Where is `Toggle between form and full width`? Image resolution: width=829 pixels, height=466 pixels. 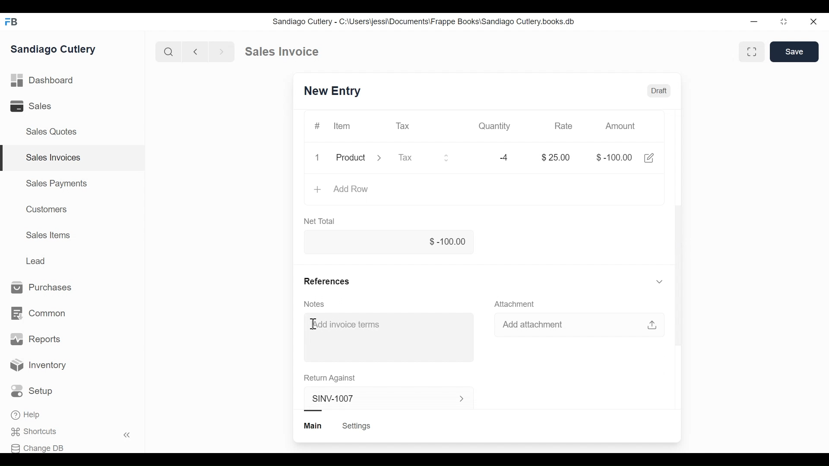
Toggle between form and full width is located at coordinates (784, 22).